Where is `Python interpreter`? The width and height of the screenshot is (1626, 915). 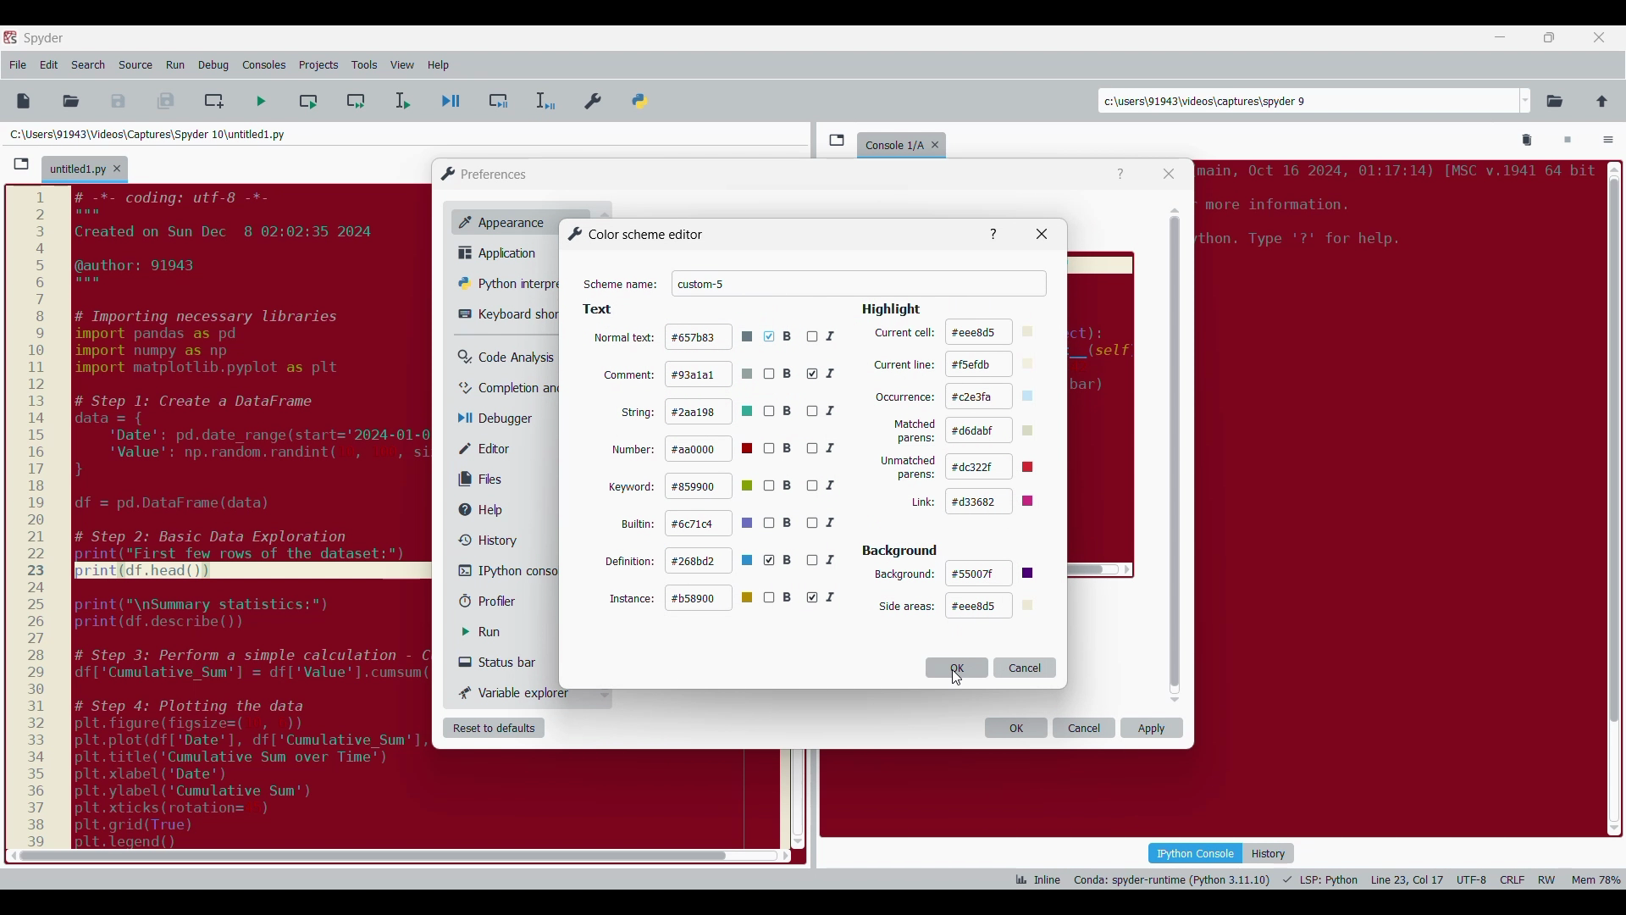 Python interpreter is located at coordinates (506, 283).